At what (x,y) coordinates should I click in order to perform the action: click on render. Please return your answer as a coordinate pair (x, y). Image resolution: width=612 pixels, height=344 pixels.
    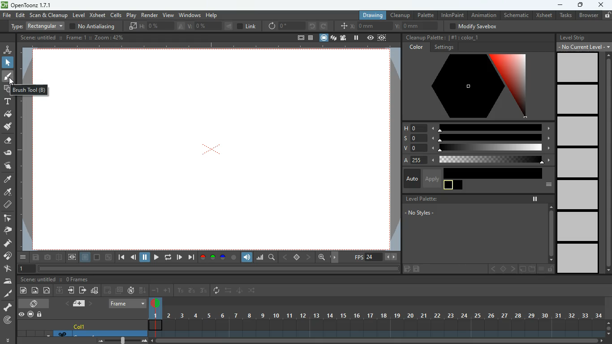
    Looking at the image, I should click on (150, 14).